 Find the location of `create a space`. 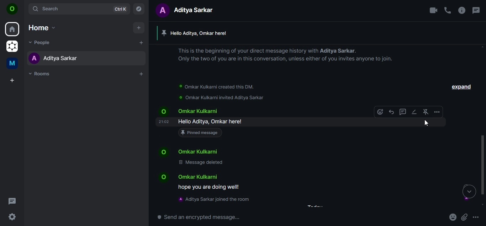

create a space is located at coordinates (12, 80).